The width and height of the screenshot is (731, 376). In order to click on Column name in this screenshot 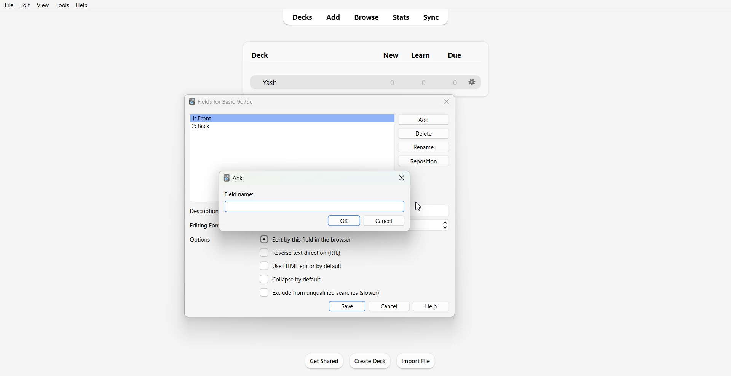, I will do `click(455, 55)`.